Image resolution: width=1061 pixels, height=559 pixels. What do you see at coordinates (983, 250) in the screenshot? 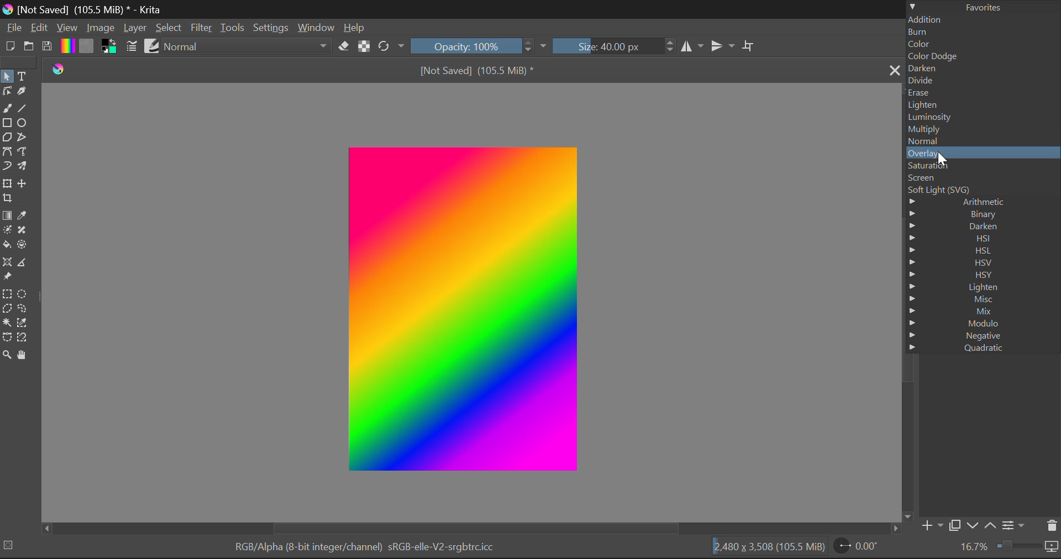
I see `HSL` at bounding box center [983, 250].